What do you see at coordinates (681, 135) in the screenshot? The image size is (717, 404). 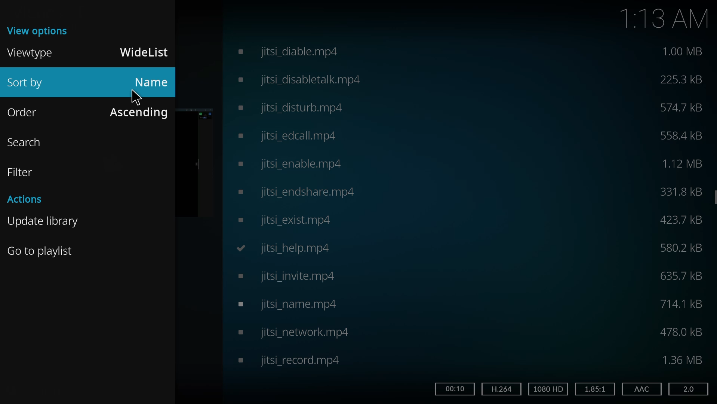 I see `size` at bounding box center [681, 135].